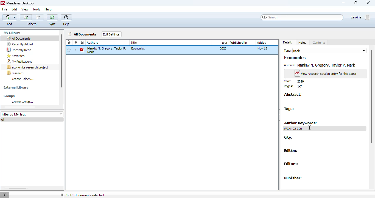  I want to click on vertical scroll bar, so click(372, 97).